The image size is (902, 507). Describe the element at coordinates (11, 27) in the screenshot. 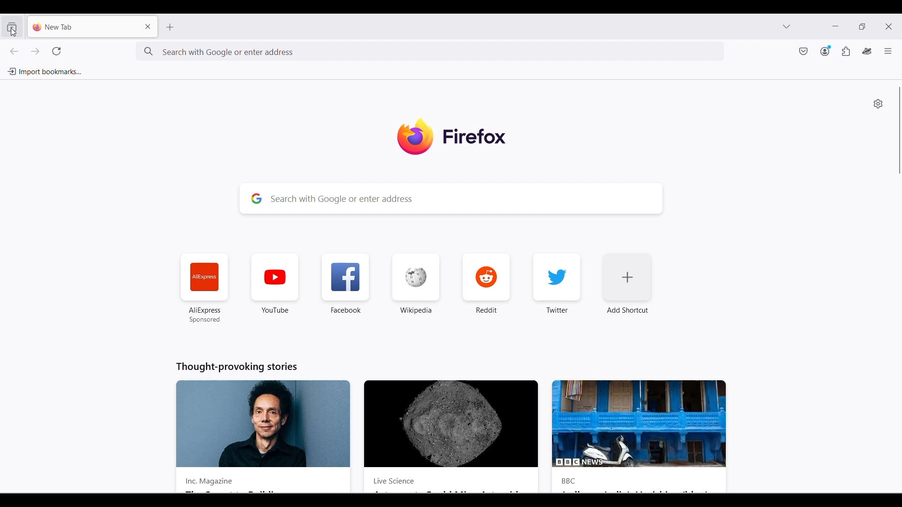

I see `View recent browsing across windows and devices` at that location.